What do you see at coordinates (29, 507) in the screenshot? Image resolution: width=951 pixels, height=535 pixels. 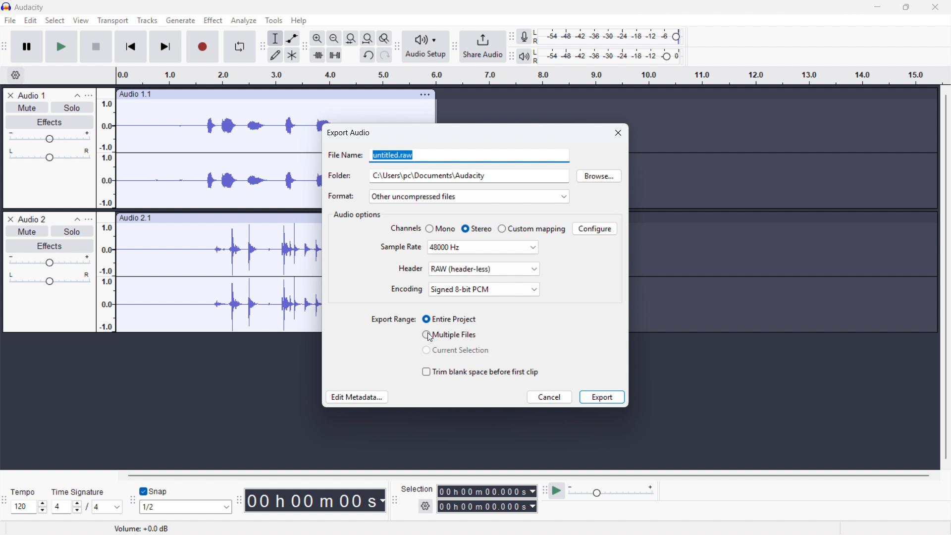 I see `Set tempo ` at bounding box center [29, 507].